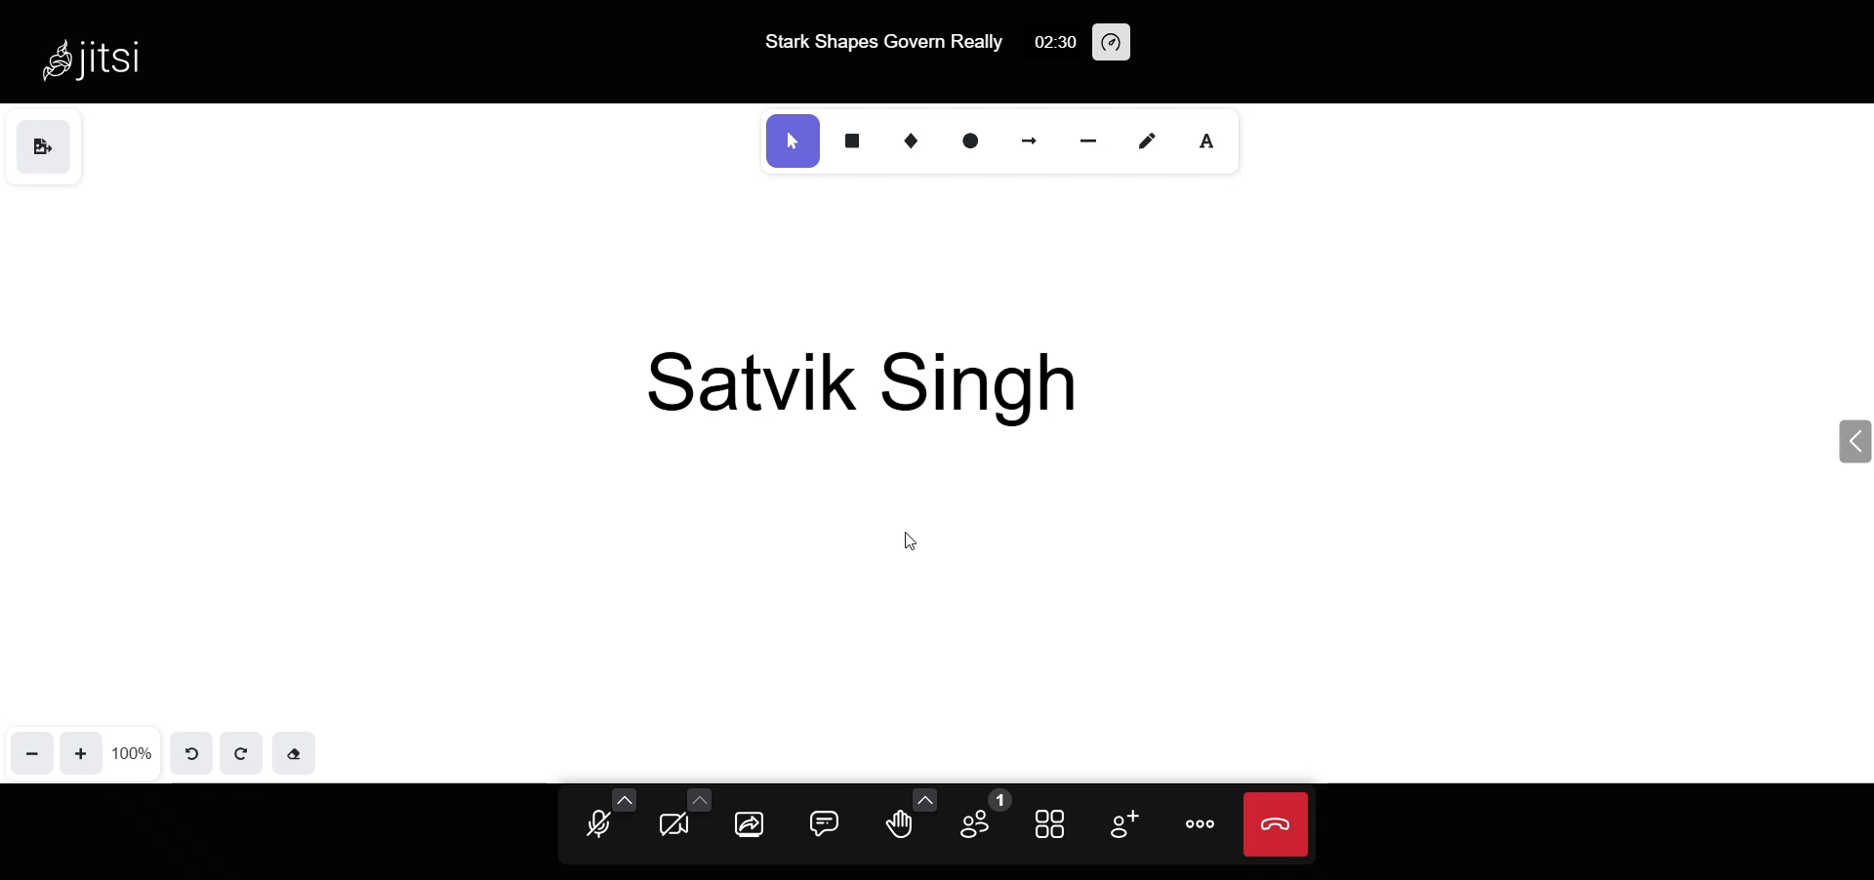 This screenshot has width=1874, height=880. I want to click on tile view, so click(1053, 821).